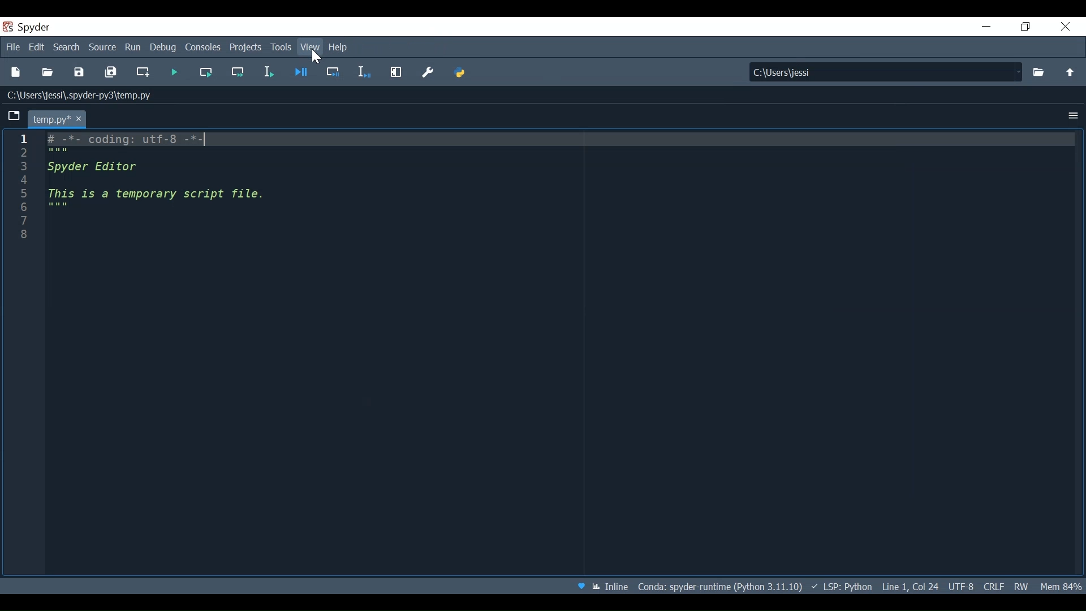 This screenshot has width=1086, height=611. I want to click on Run current cell , so click(206, 72).